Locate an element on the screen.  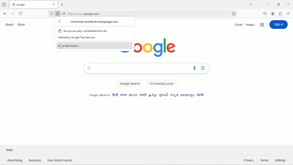
Go back is located at coordinates (5, 13).